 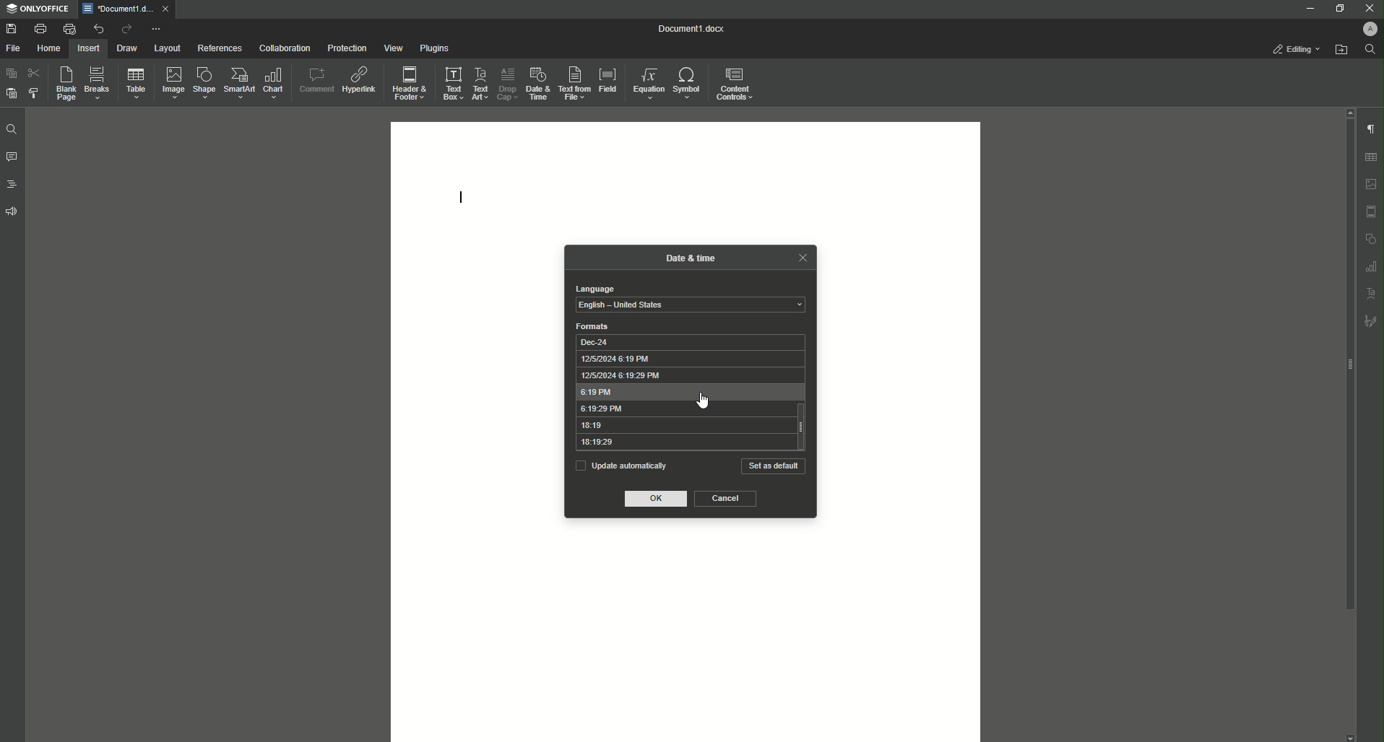 What do you see at coordinates (649, 83) in the screenshot?
I see `Equation` at bounding box center [649, 83].